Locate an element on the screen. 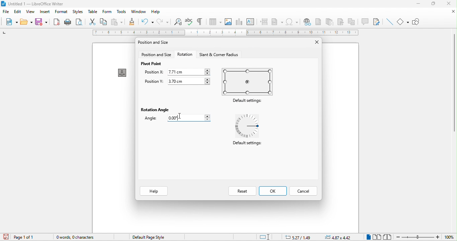  3.70 cm is located at coordinates (189, 81).